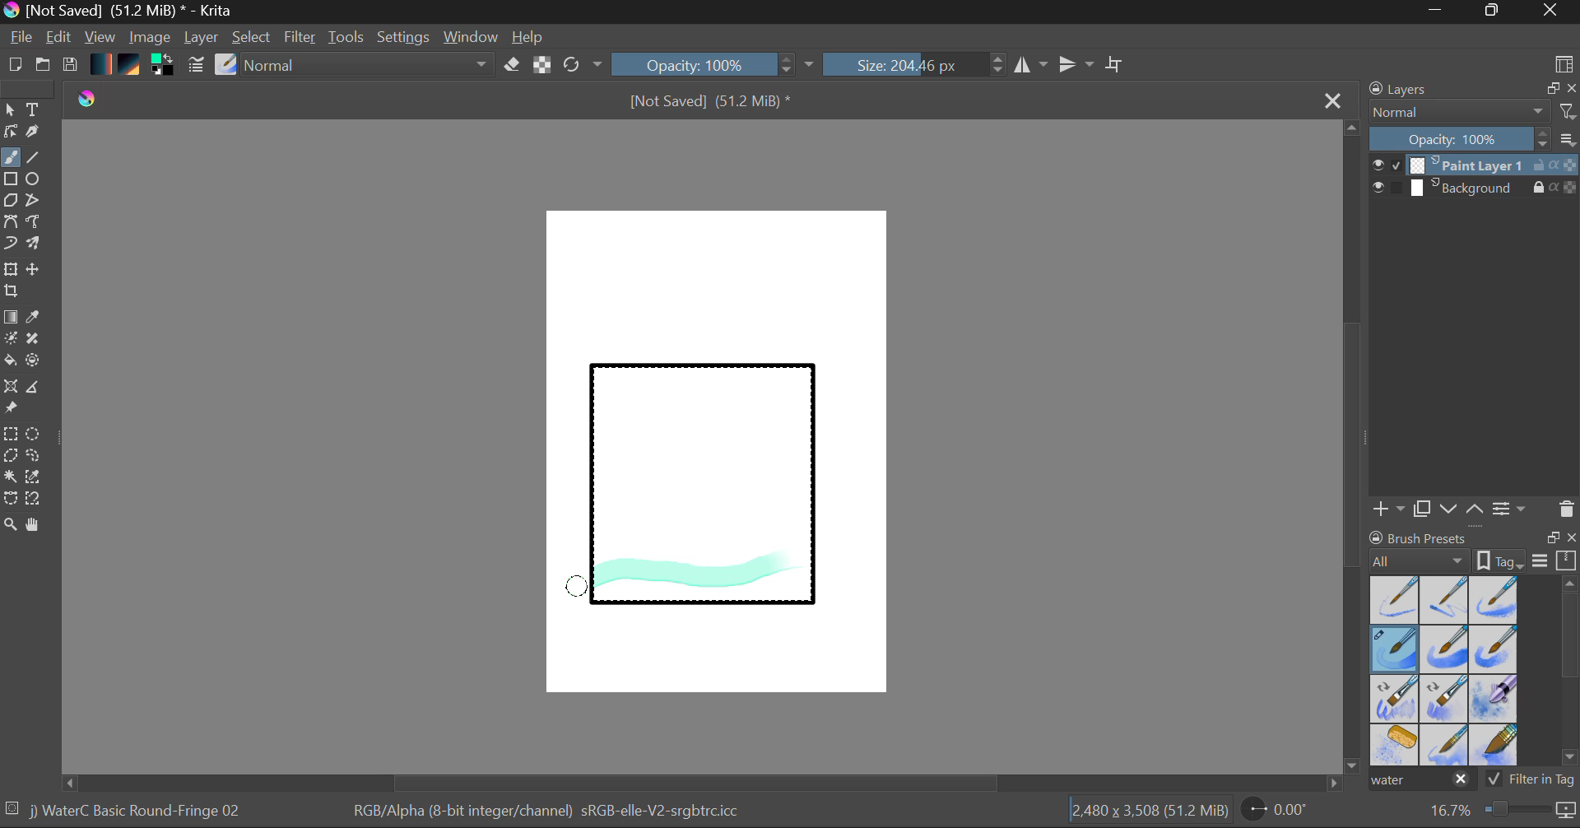  Describe the element at coordinates (21, 40) in the screenshot. I see `File` at that location.